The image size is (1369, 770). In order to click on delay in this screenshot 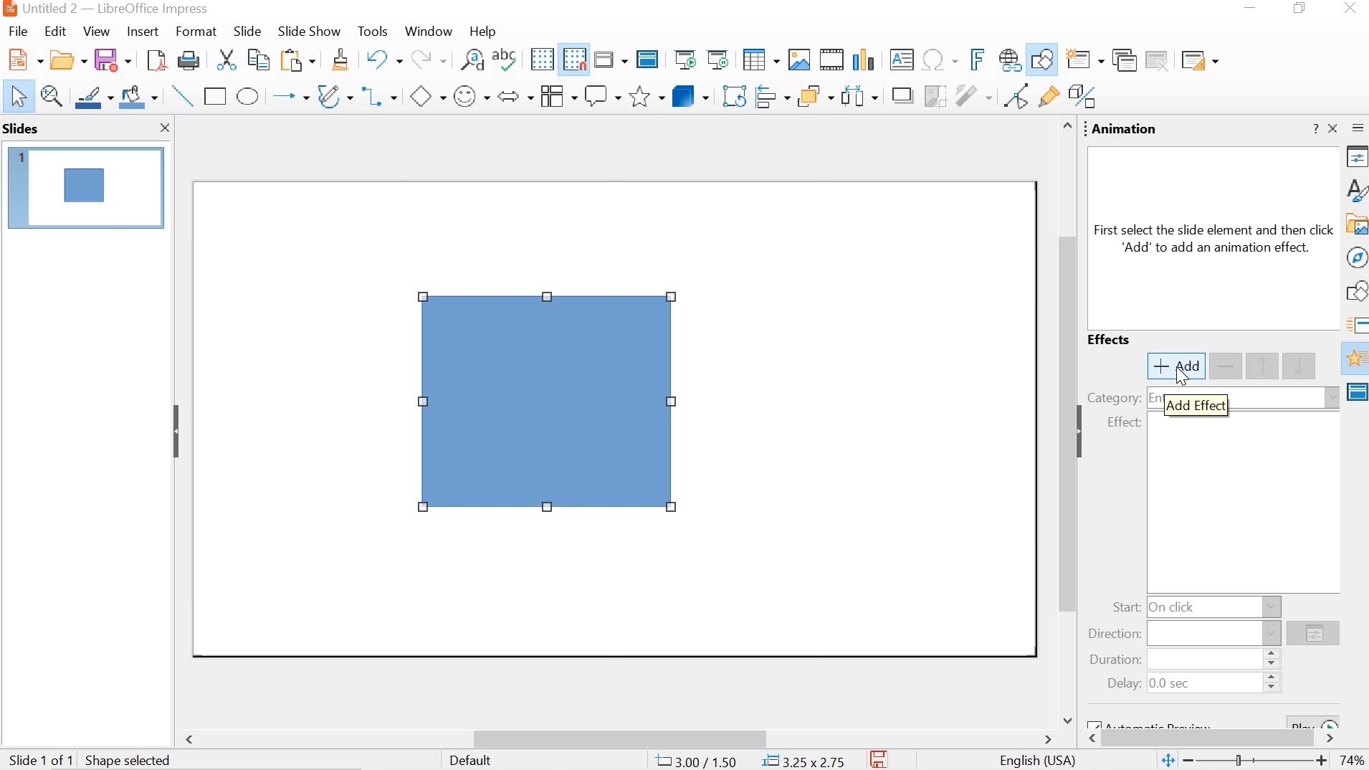, I will do `click(1188, 684)`.